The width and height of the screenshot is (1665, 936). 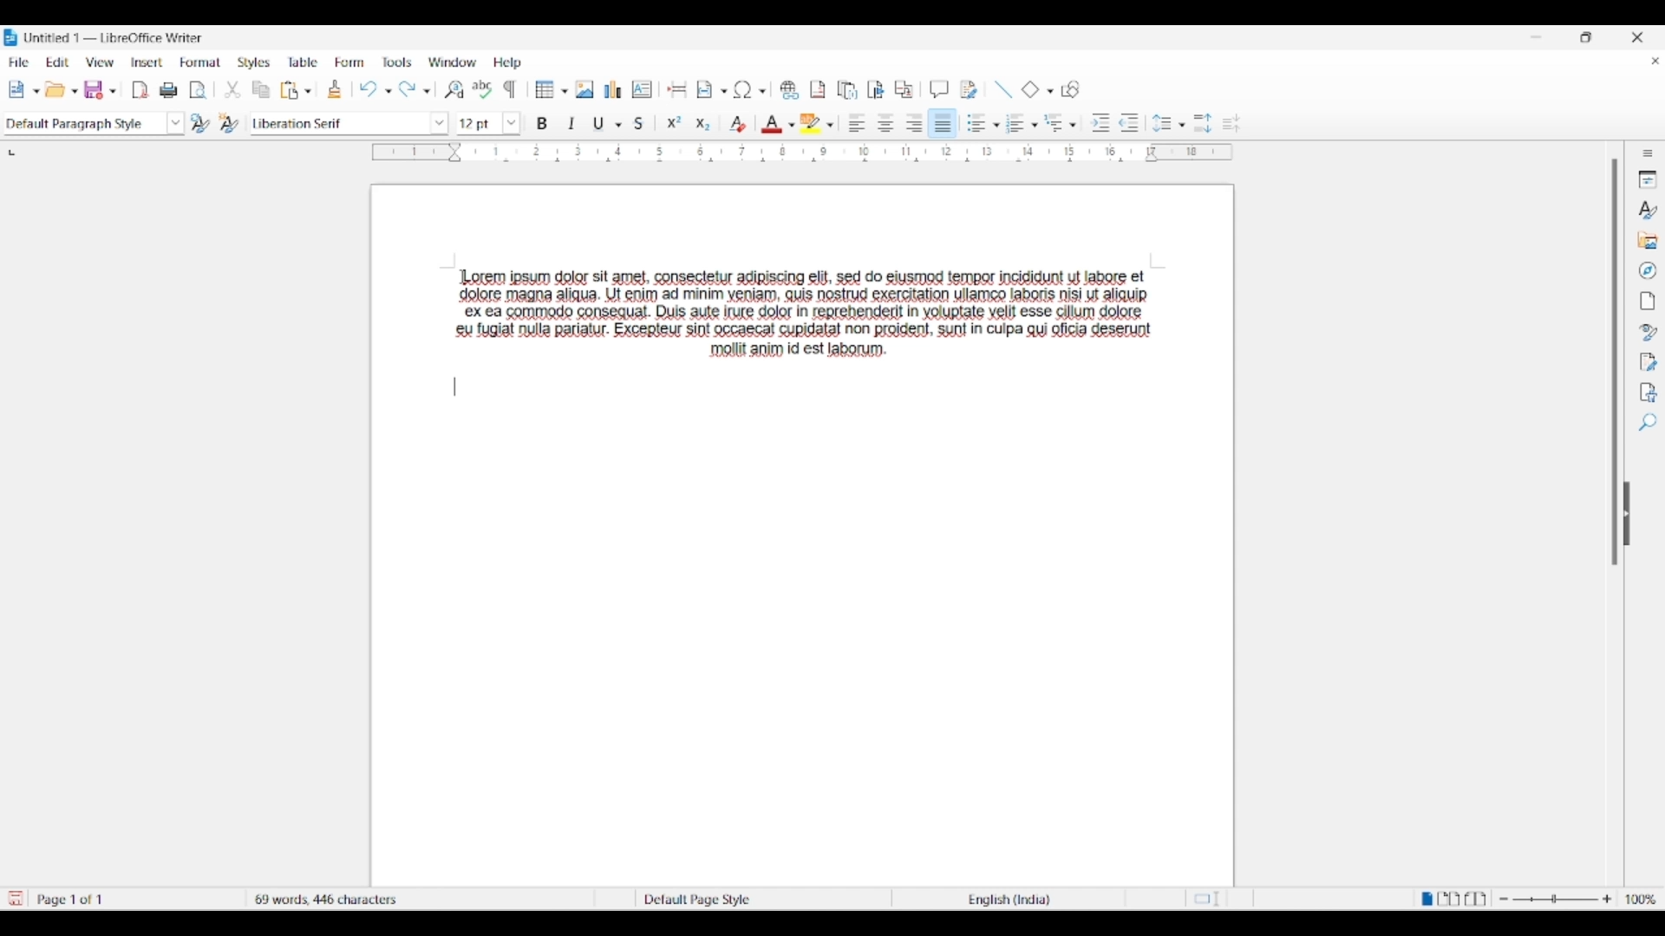 What do you see at coordinates (479, 124) in the screenshot?
I see `Manually change font size` at bounding box center [479, 124].